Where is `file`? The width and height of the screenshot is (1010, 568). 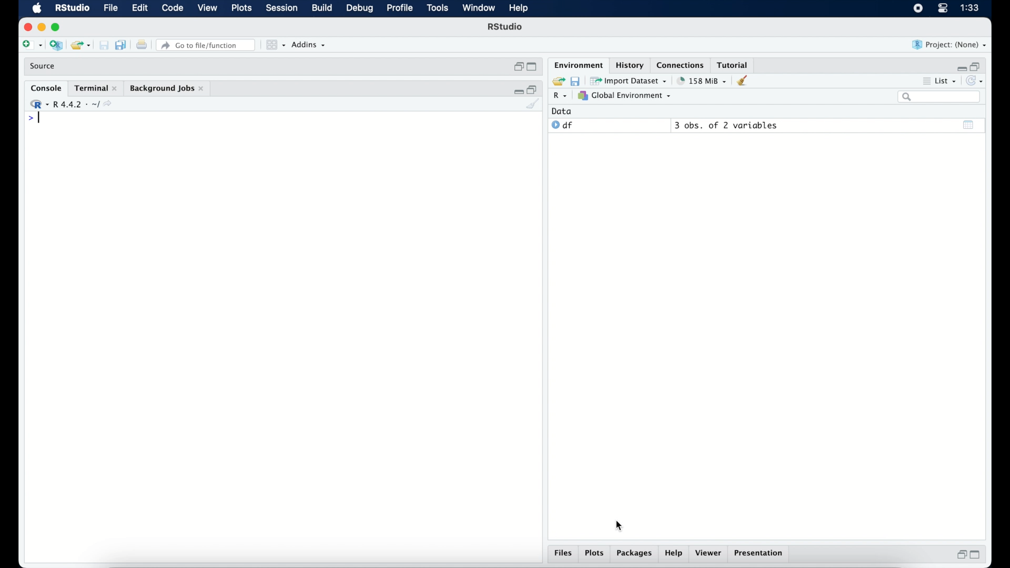
file is located at coordinates (111, 8).